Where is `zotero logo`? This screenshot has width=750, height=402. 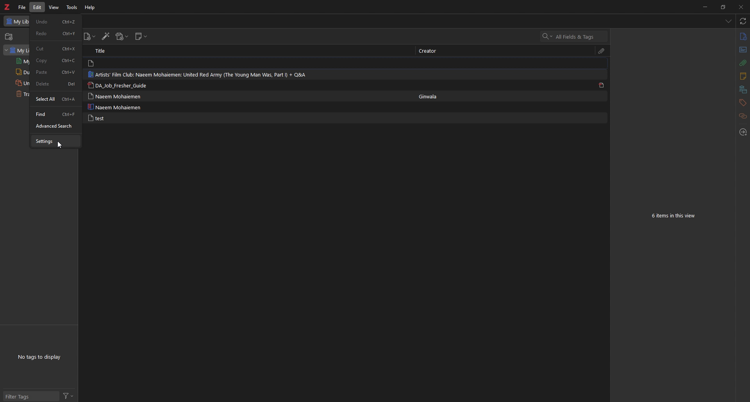
zotero logo is located at coordinates (7, 7).